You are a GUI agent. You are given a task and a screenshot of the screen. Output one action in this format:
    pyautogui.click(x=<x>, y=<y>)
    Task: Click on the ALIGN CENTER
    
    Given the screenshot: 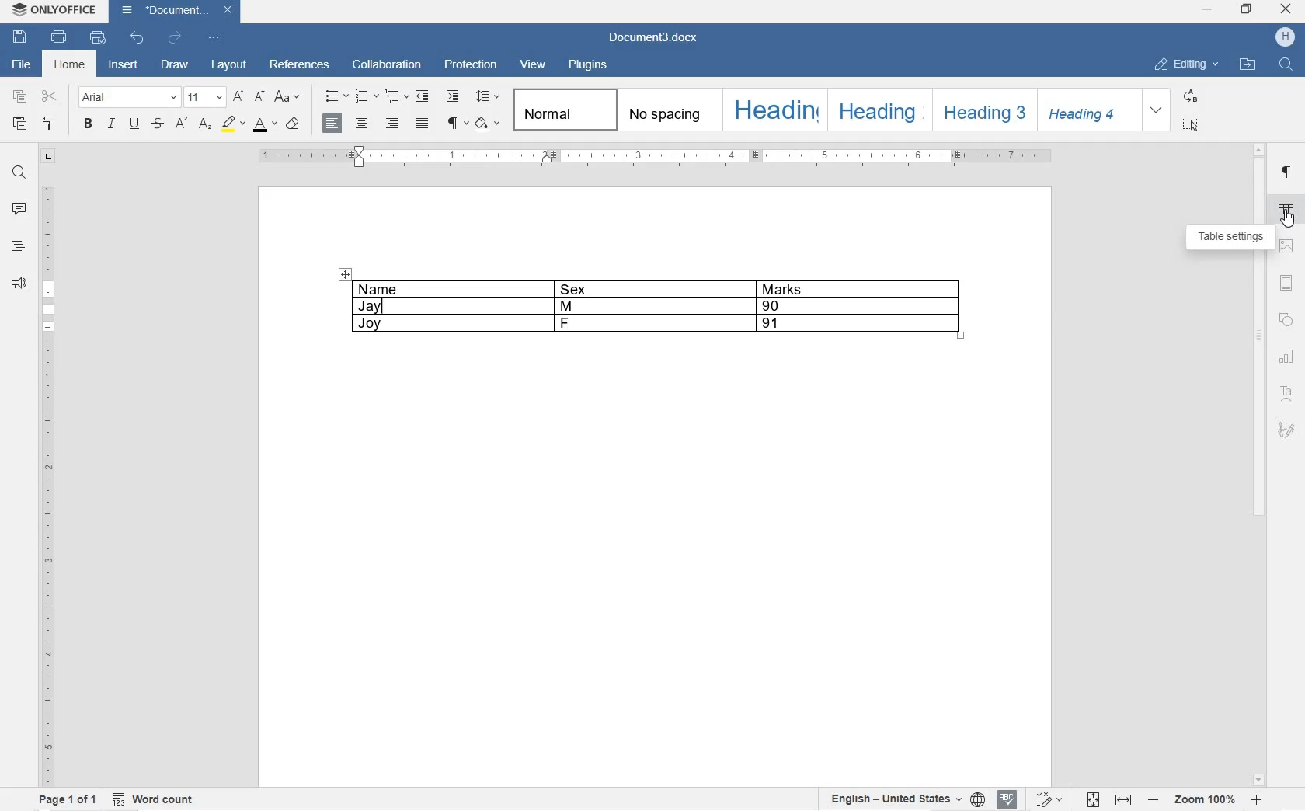 What is the action you would take?
    pyautogui.click(x=362, y=124)
    